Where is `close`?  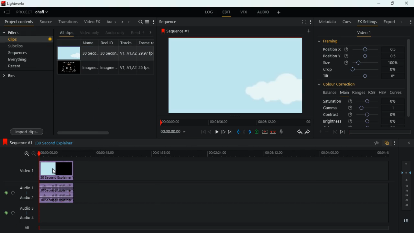 close is located at coordinates (408, 3).